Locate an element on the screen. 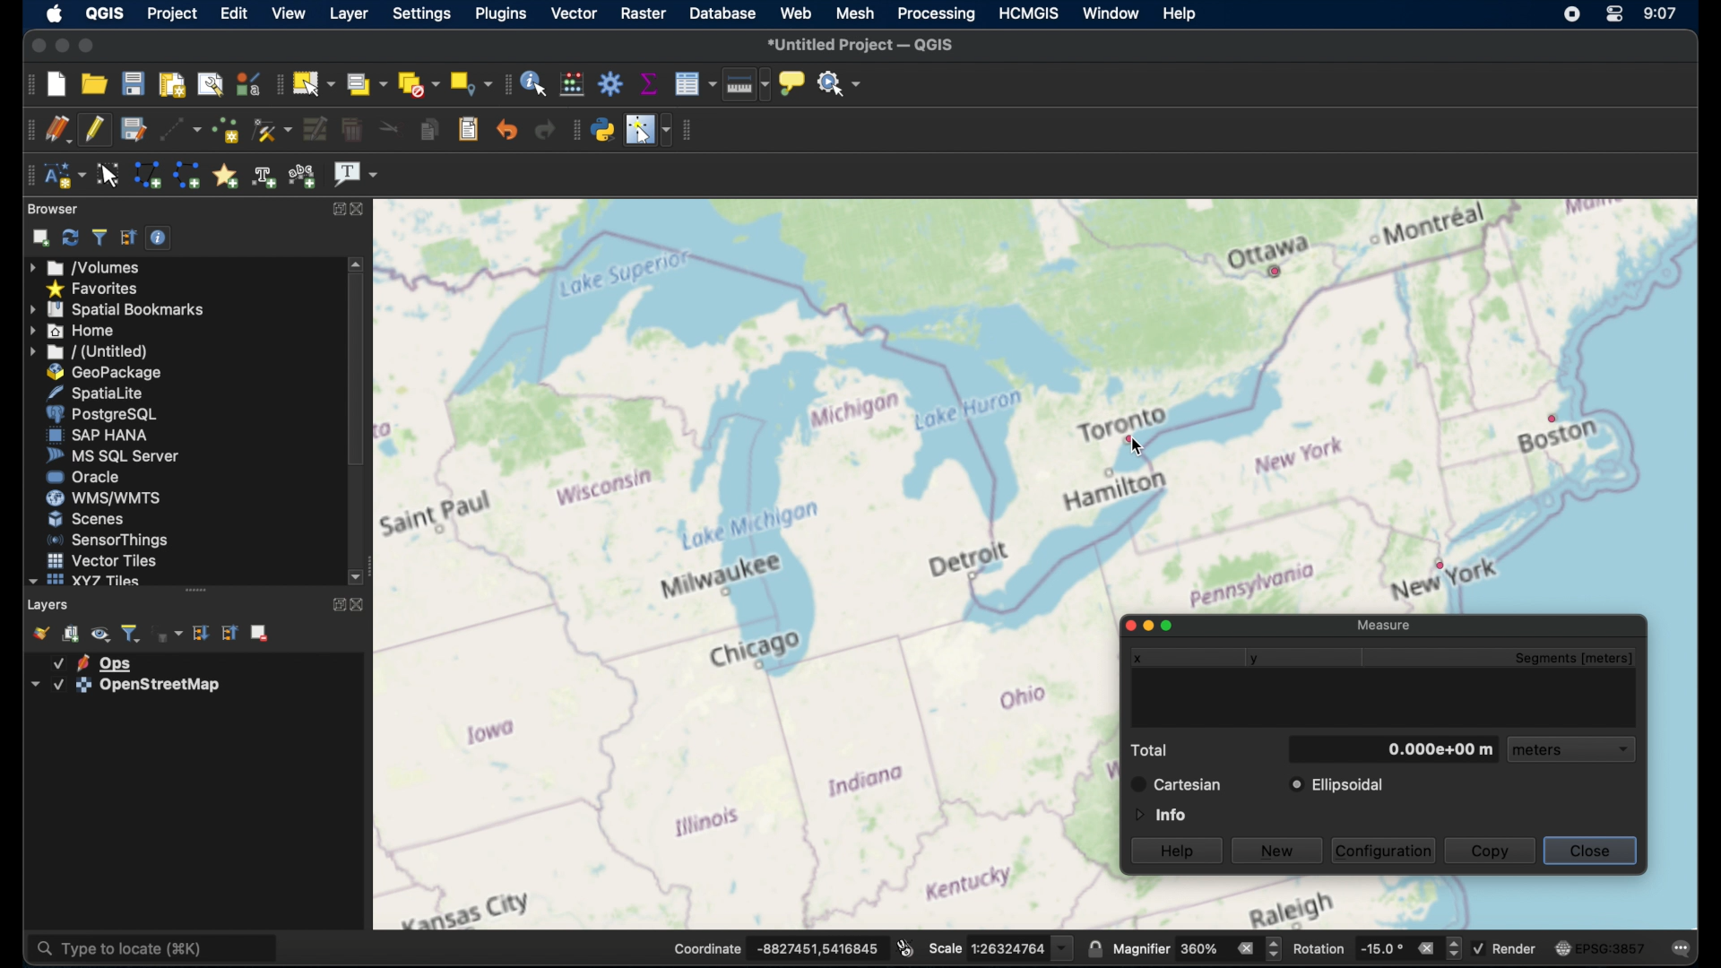 This screenshot has height=968, width=1721. scroll up arrow is located at coordinates (357, 264).